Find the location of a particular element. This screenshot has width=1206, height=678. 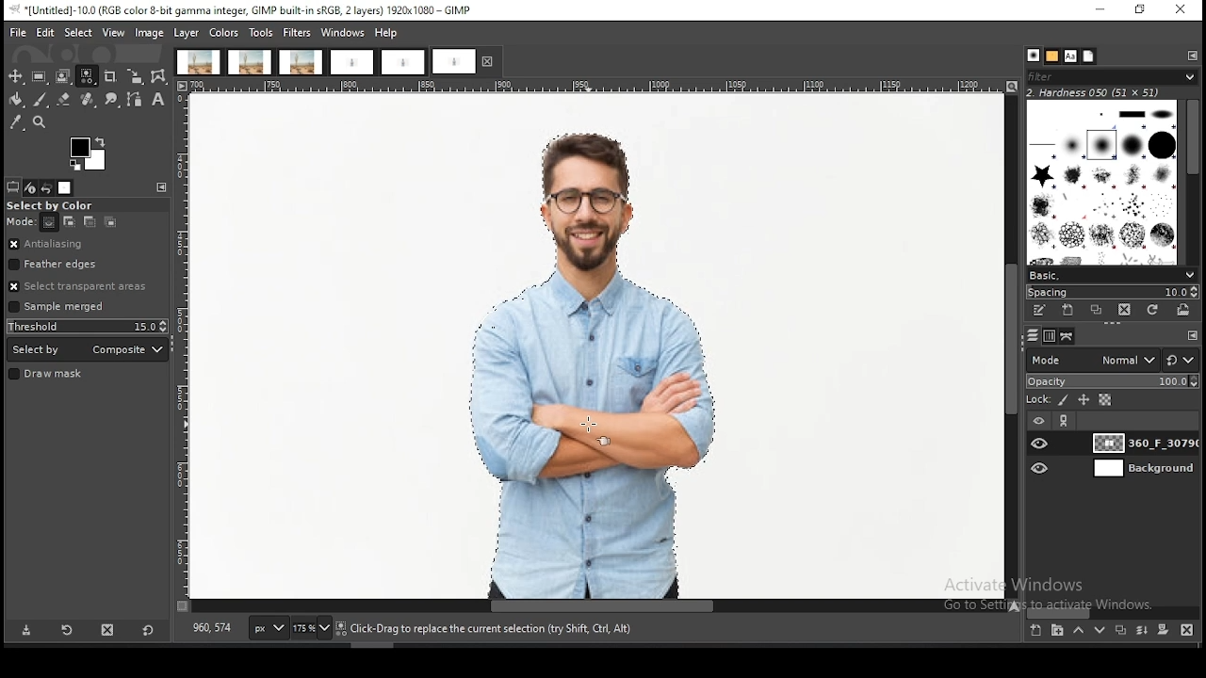

project tab is located at coordinates (466, 61).